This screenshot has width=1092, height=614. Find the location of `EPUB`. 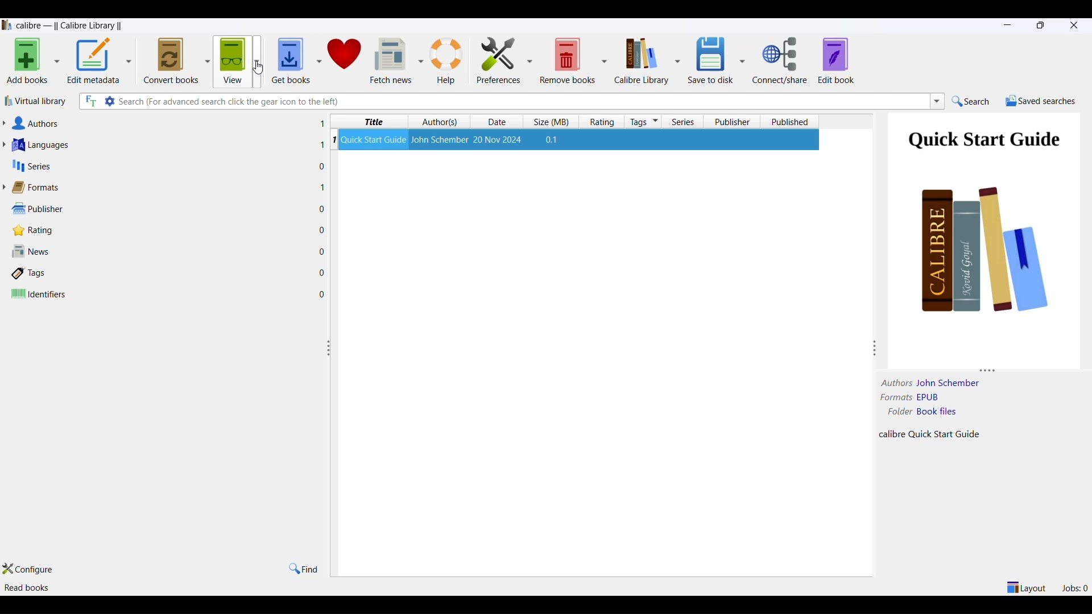

EPUB is located at coordinates (956, 399).